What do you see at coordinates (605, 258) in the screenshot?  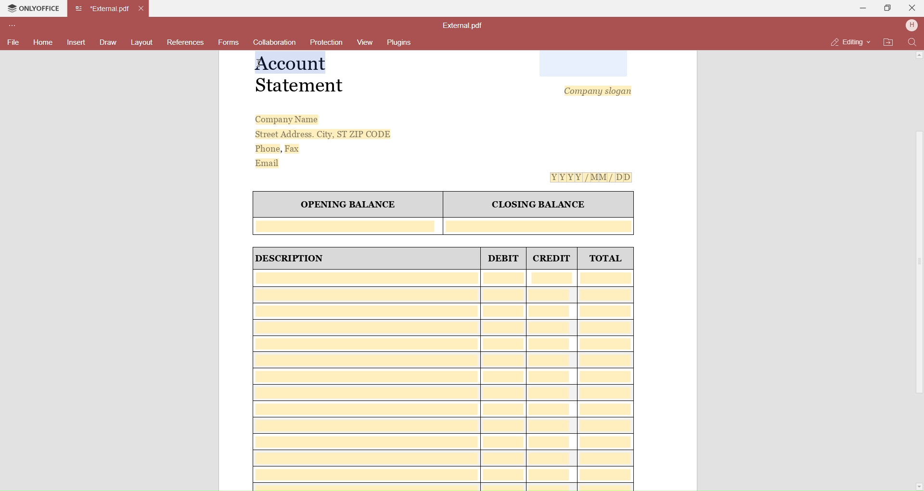 I see `TOTAL` at bounding box center [605, 258].